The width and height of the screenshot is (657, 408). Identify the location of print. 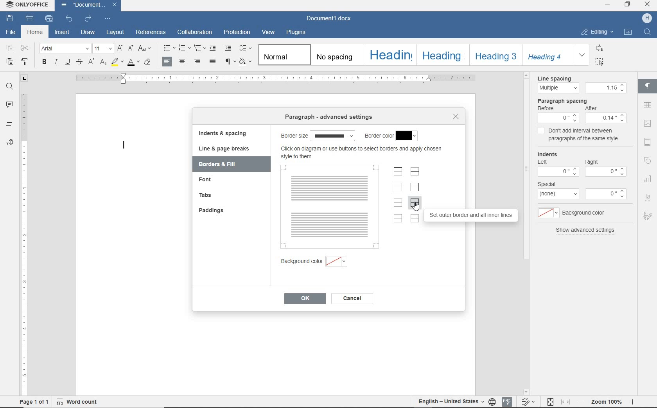
(48, 19).